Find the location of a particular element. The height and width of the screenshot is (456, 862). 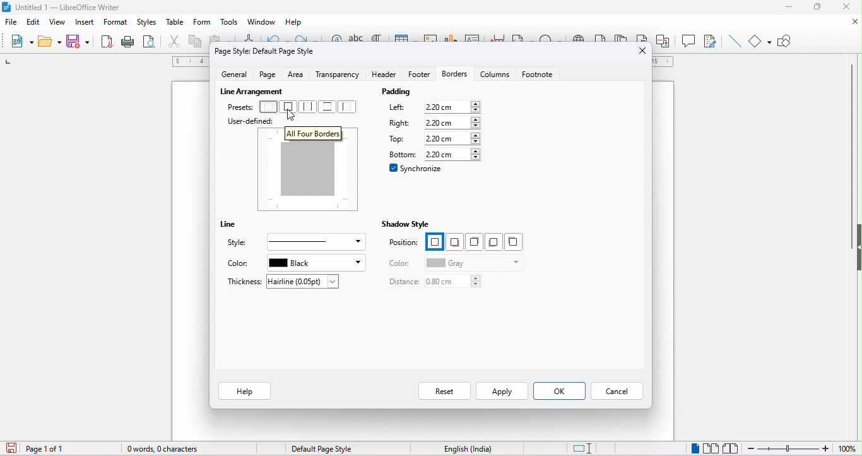

comment is located at coordinates (689, 40).